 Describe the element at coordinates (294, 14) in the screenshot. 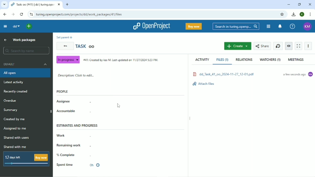

I see `Download` at that location.